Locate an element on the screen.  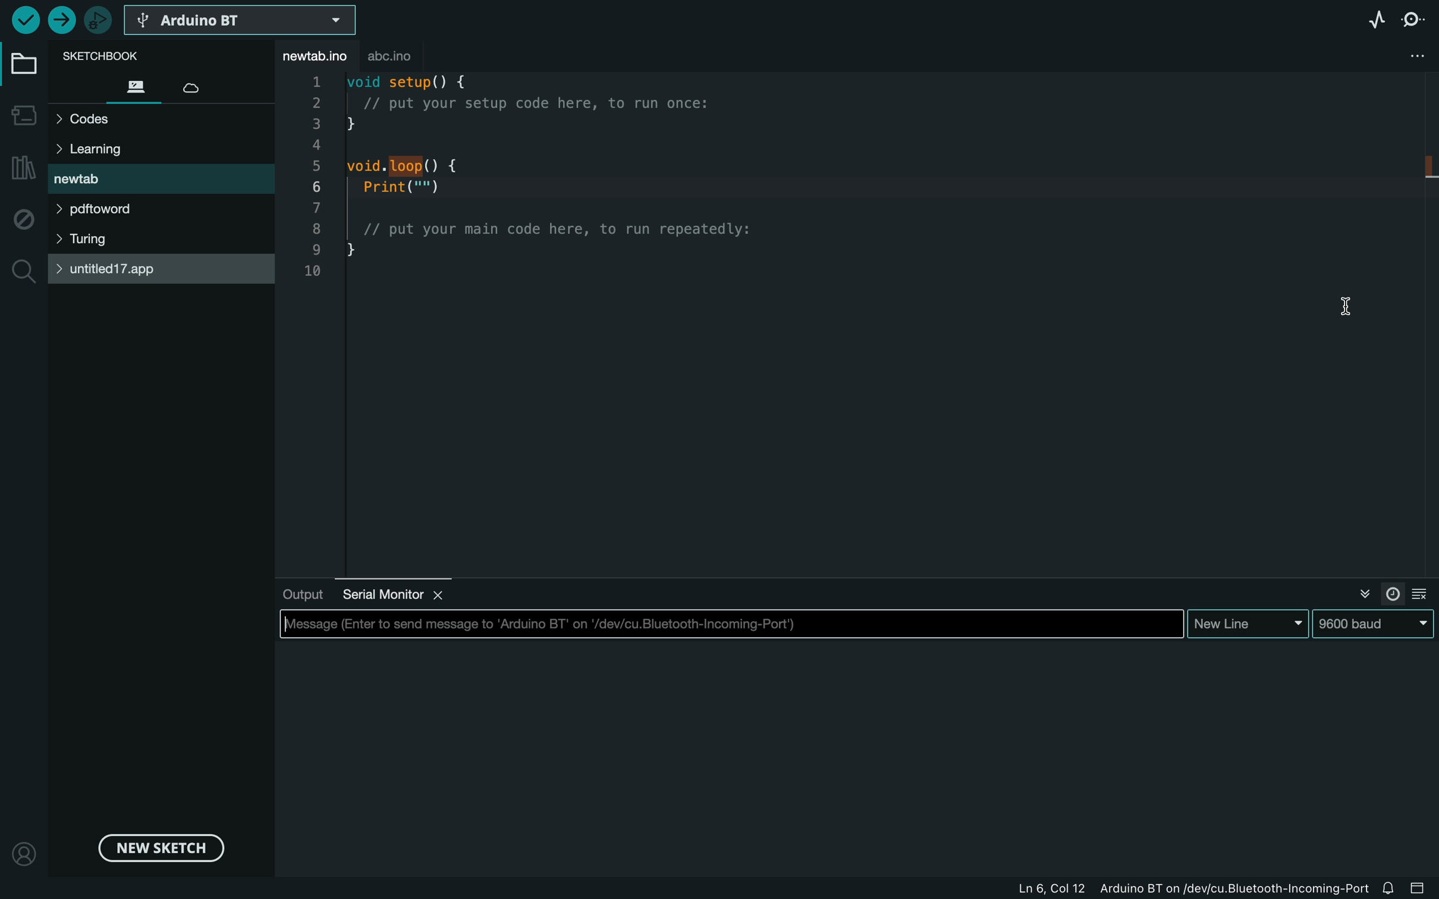
timer is located at coordinates (1394, 591).